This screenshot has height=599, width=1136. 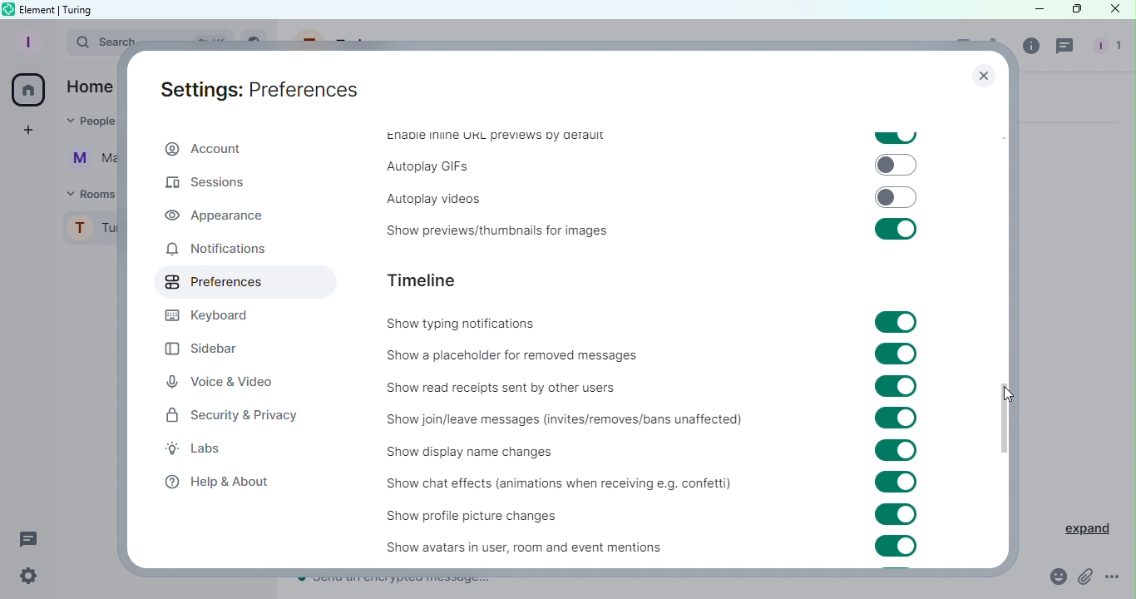 What do you see at coordinates (480, 453) in the screenshot?
I see `Show display name changes` at bounding box center [480, 453].